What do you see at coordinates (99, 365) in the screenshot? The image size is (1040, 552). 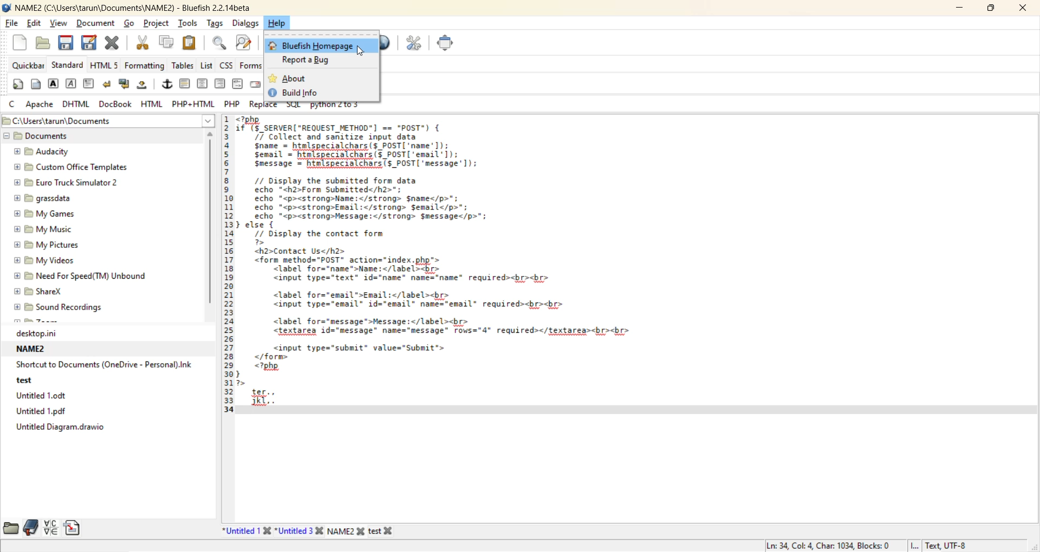 I see `Shortcut to Documents (OneDrive - Personal).Ink` at bounding box center [99, 365].